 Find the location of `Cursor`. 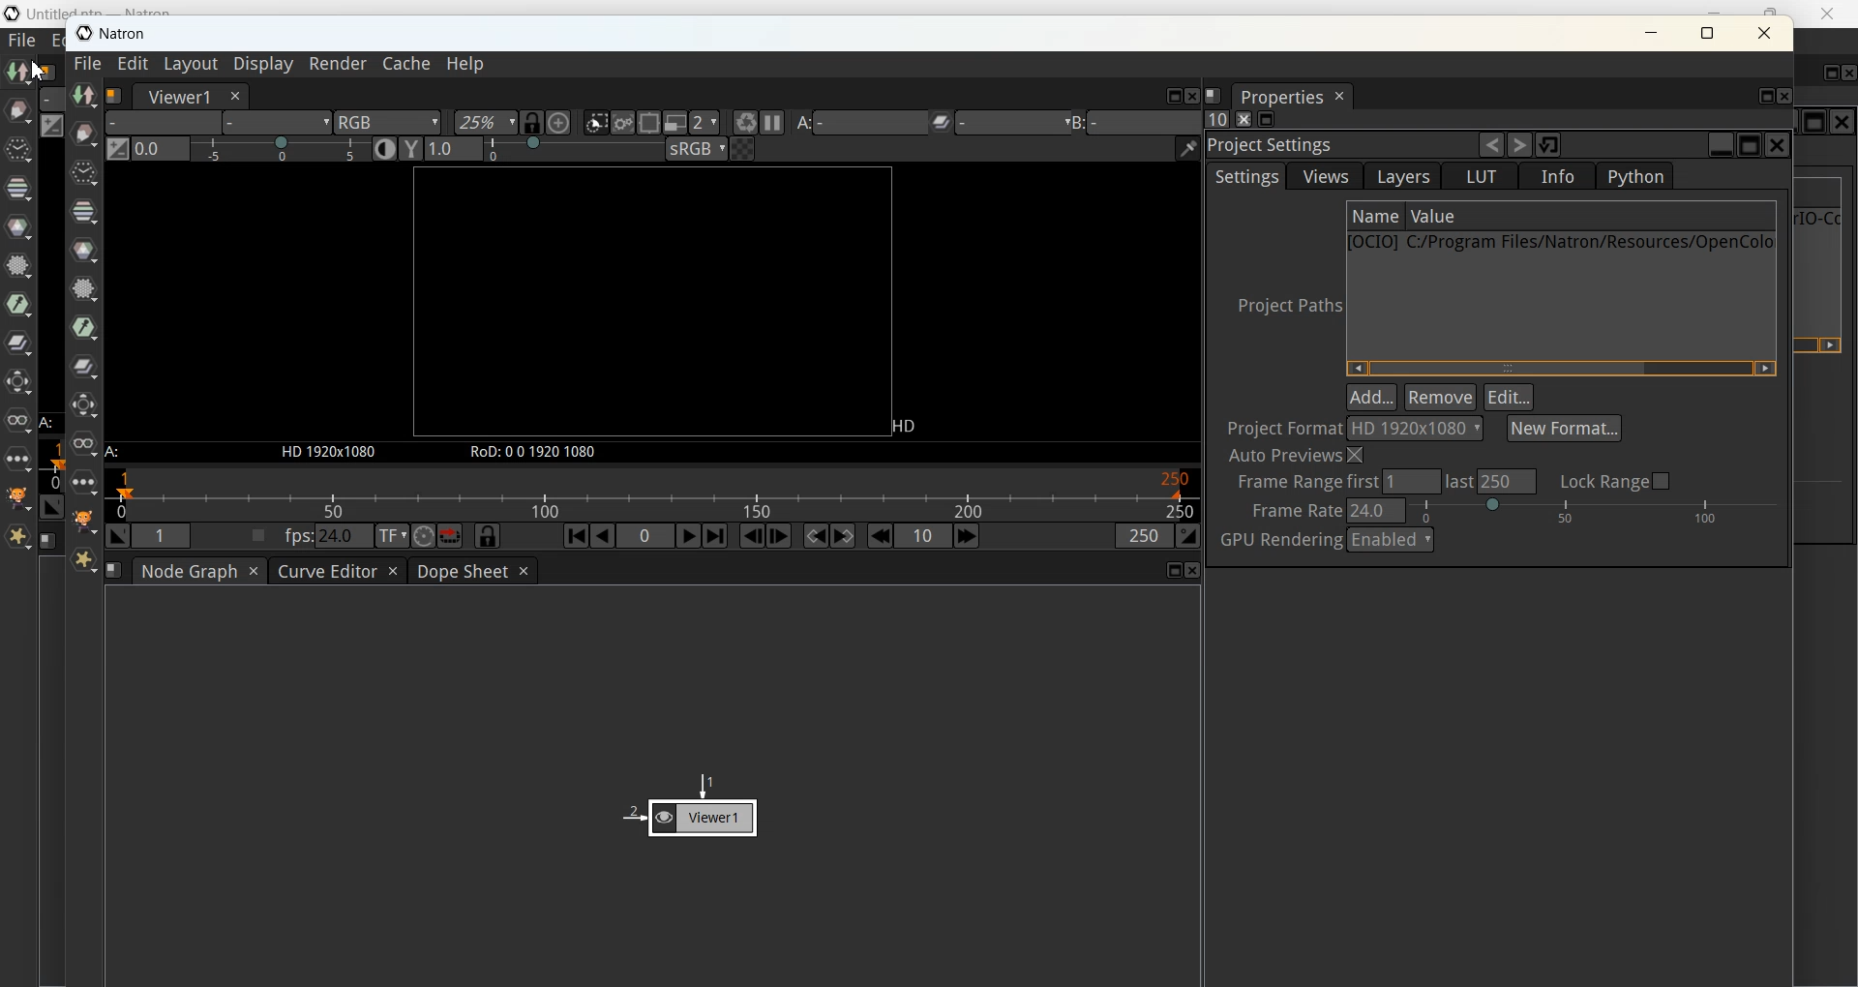

Cursor is located at coordinates (37, 71).